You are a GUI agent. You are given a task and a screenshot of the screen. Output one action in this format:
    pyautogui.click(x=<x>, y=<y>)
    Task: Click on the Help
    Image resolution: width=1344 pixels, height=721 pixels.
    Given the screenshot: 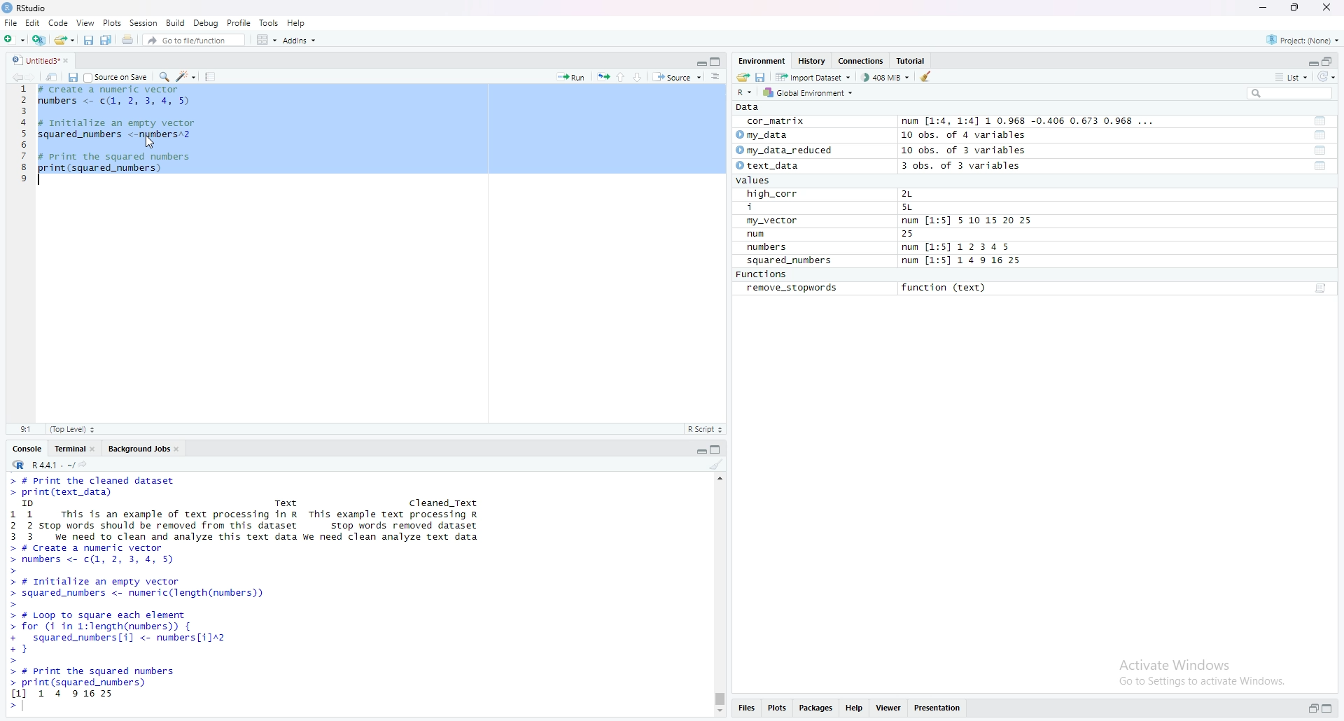 What is the action you would take?
    pyautogui.click(x=855, y=709)
    